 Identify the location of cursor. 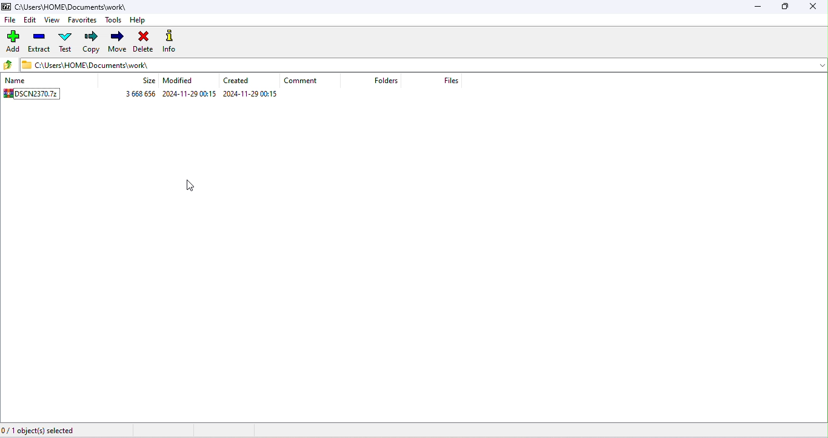
(193, 188).